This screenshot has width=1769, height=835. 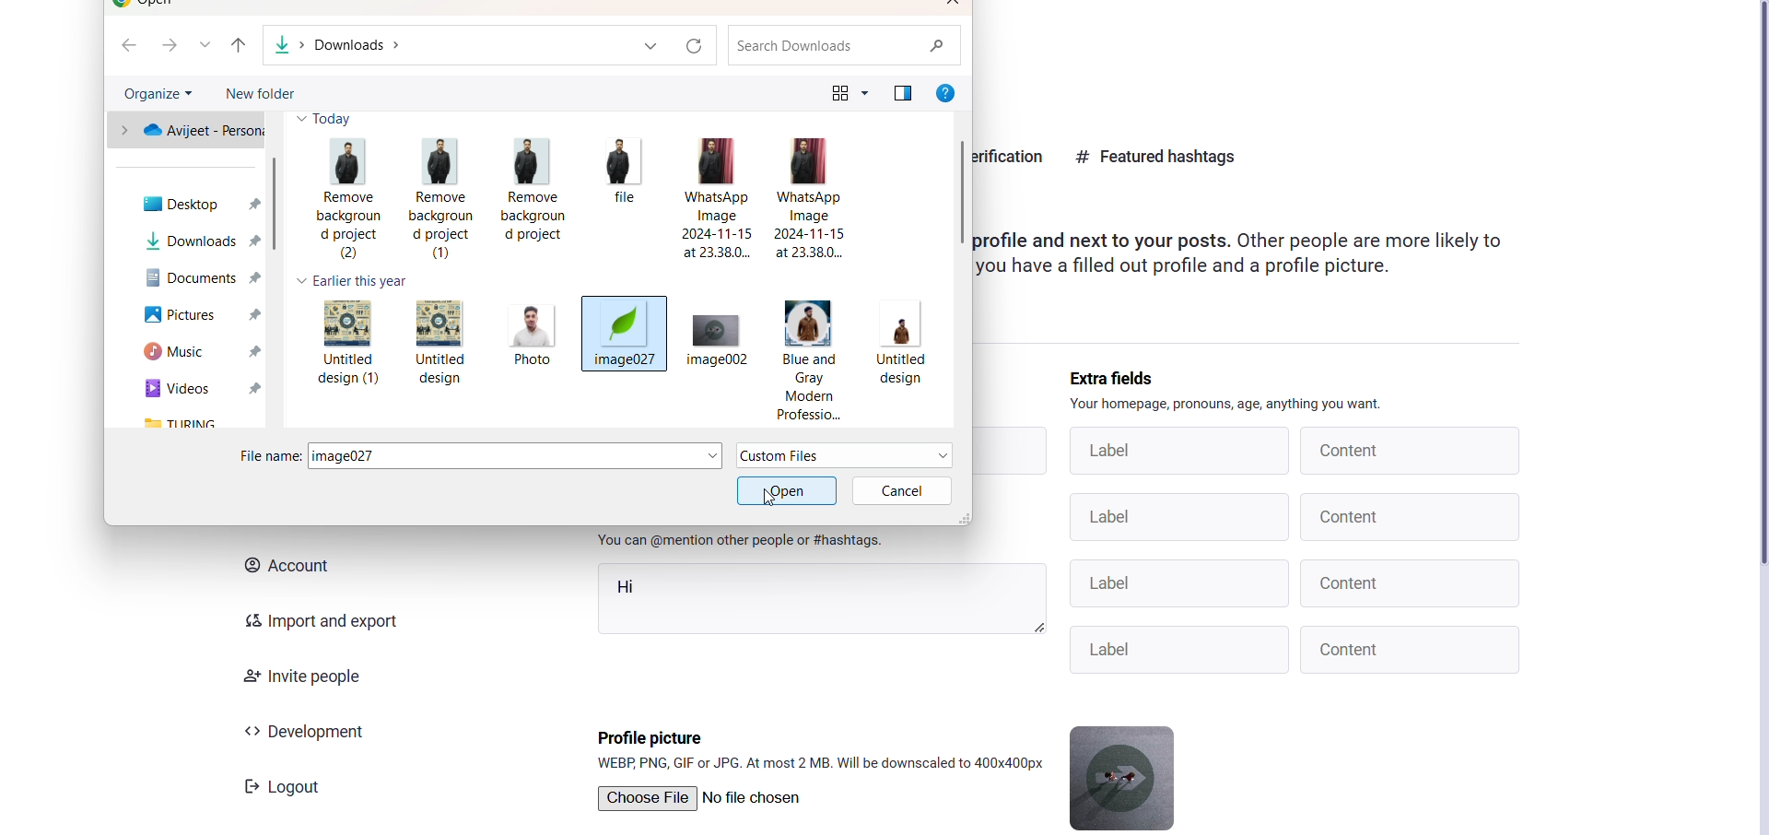 What do you see at coordinates (1412, 516) in the screenshot?
I see `Content` at bounding box center [1412, 516].